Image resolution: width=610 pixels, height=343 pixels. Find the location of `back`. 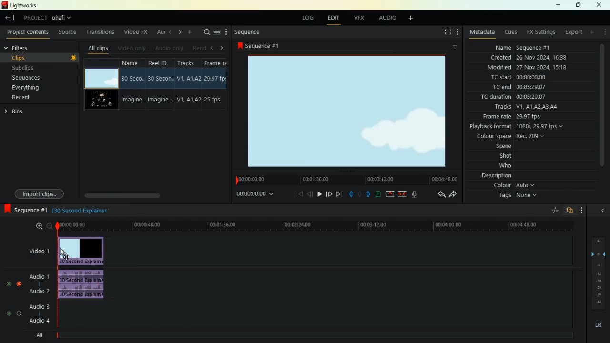

back is located at coordinates (310, 194).